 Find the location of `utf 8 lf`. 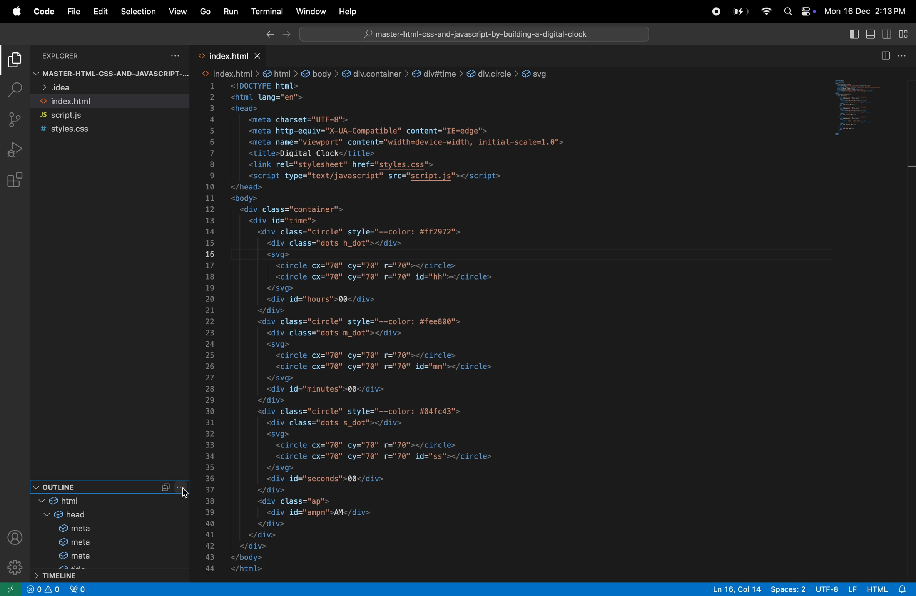

utf 8 lf is located at coordinates (837, 589).